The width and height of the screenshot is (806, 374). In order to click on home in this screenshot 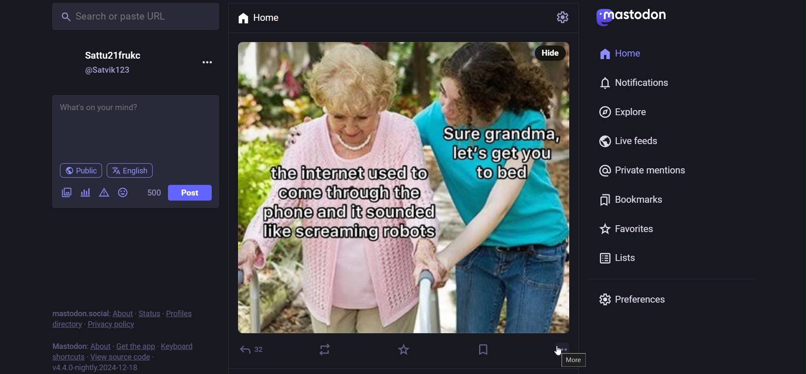, I will do `click(621, 53)`.